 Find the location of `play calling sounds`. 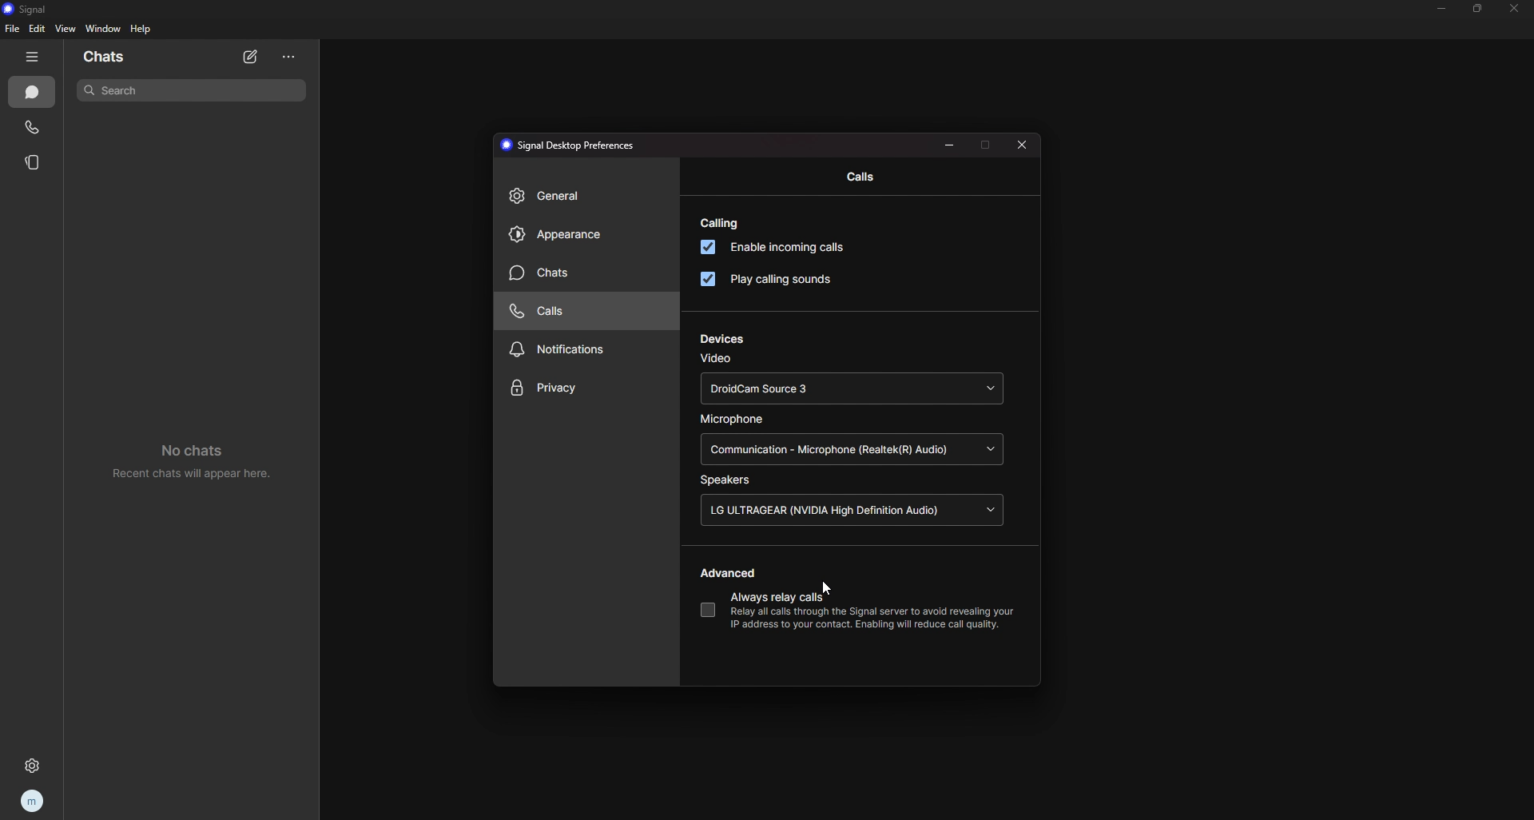

play calling sounds is located at coordinates (769, 277).